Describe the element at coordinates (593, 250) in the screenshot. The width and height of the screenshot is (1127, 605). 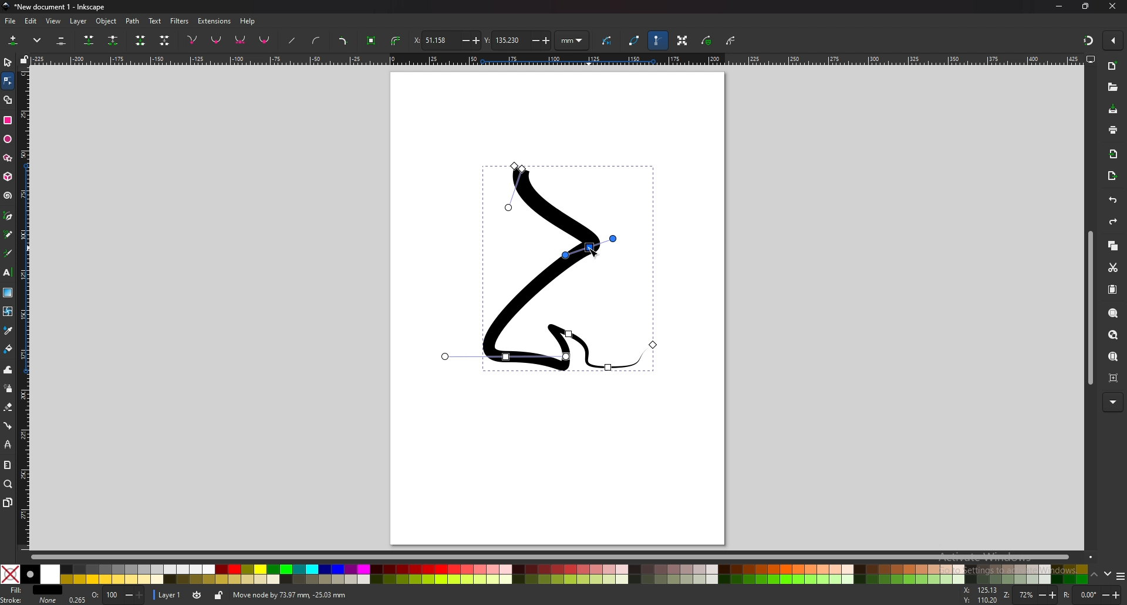
I see `cursor` at that location.